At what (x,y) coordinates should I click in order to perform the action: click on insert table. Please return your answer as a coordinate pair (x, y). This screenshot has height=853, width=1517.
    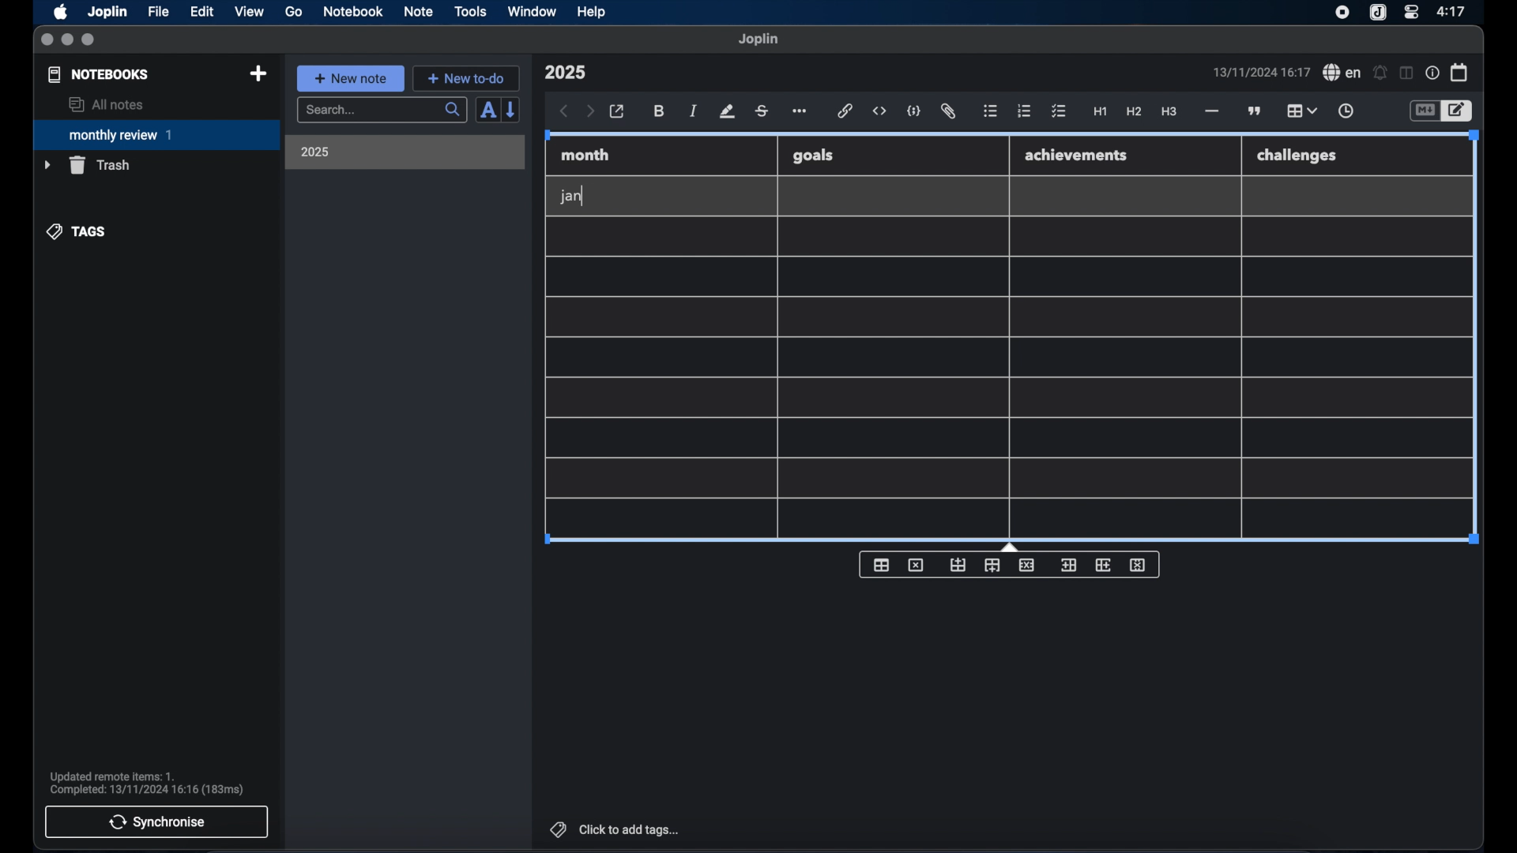
    Looking at the image, I should click on (881, 565).